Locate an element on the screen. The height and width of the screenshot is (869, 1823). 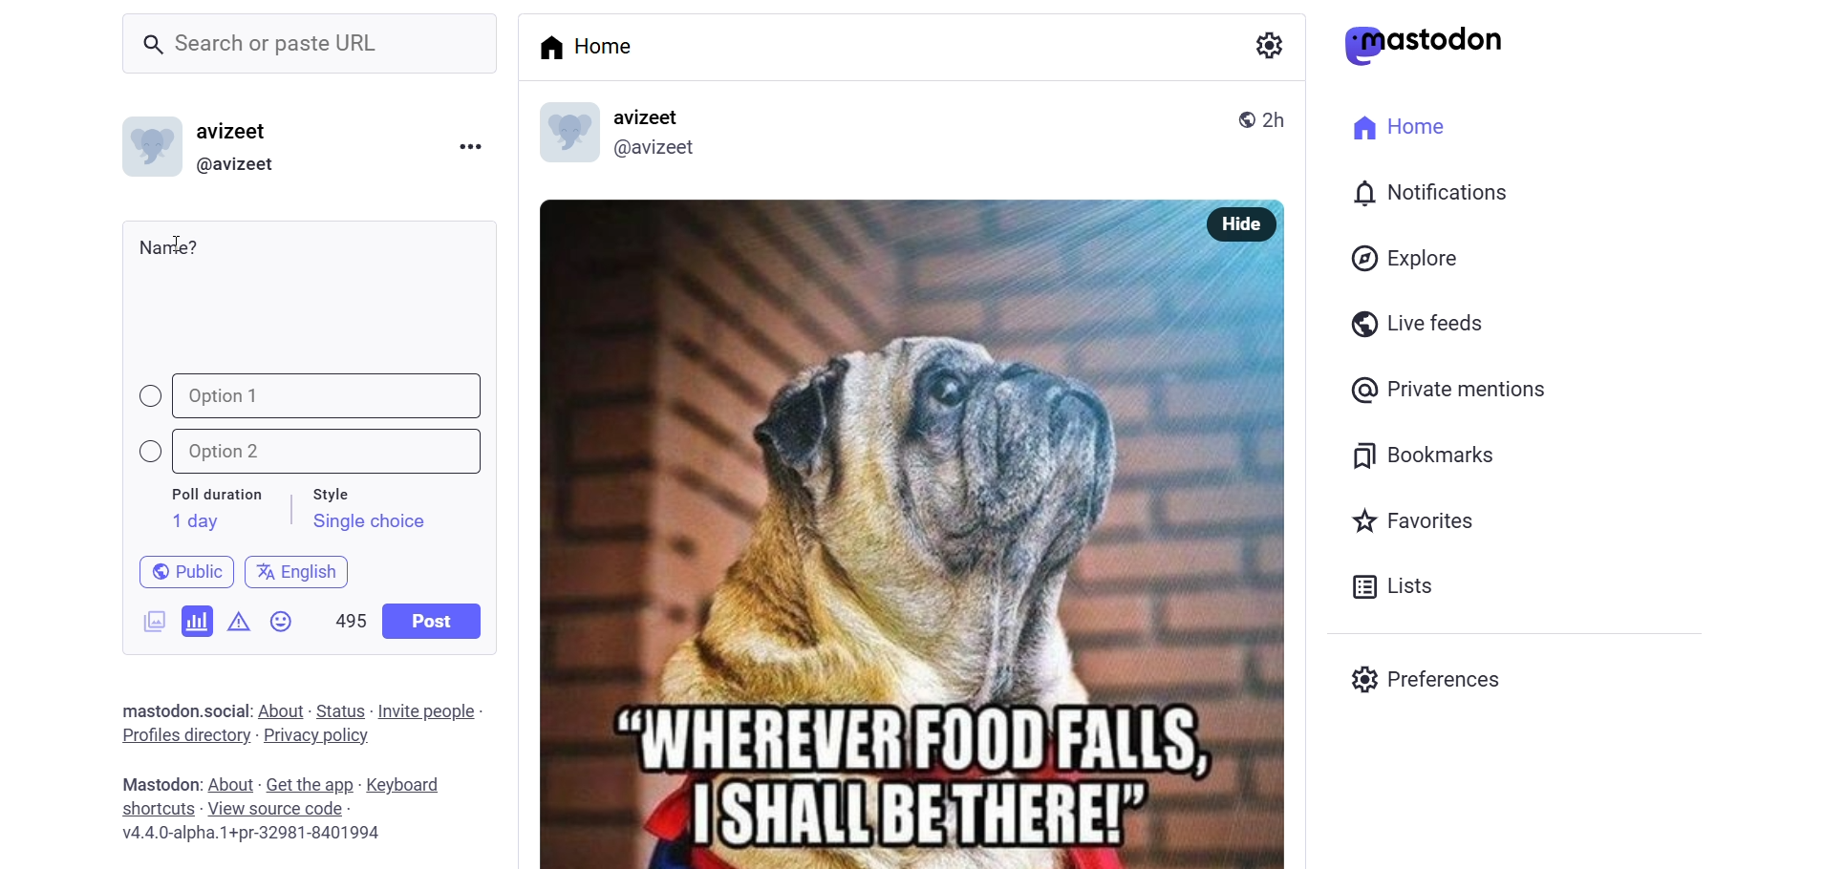
list is located at coordinates (1387, 586).